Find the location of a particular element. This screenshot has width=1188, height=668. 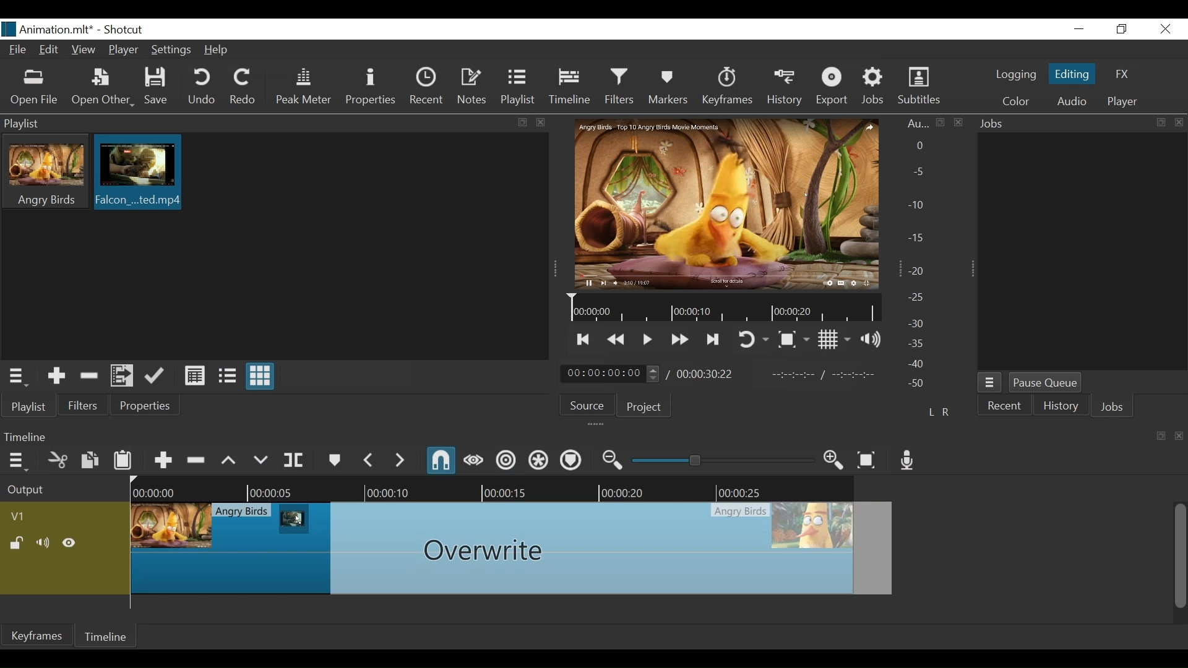

Timeline is located at coordinates (571, 87).